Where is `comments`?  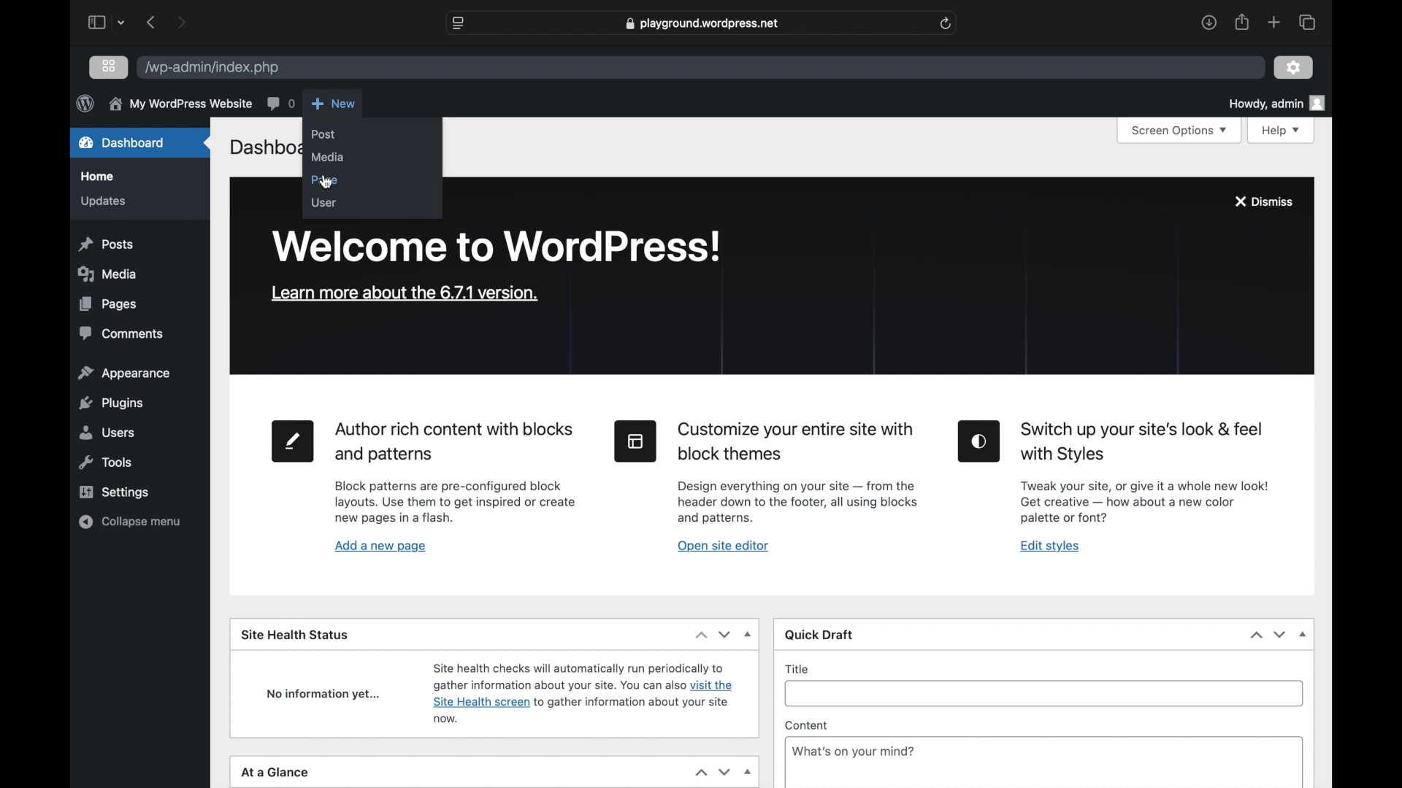 comments is located at coordinates (123, 333).